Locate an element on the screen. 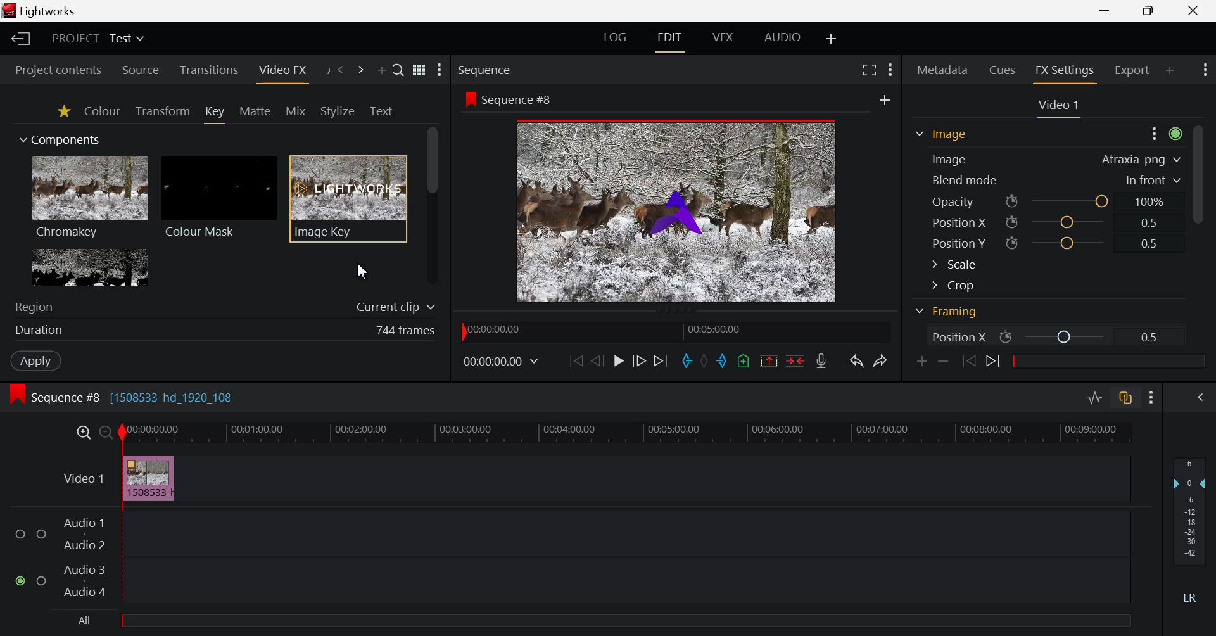  00:00:00:00 is located at coordinates (500, 360).